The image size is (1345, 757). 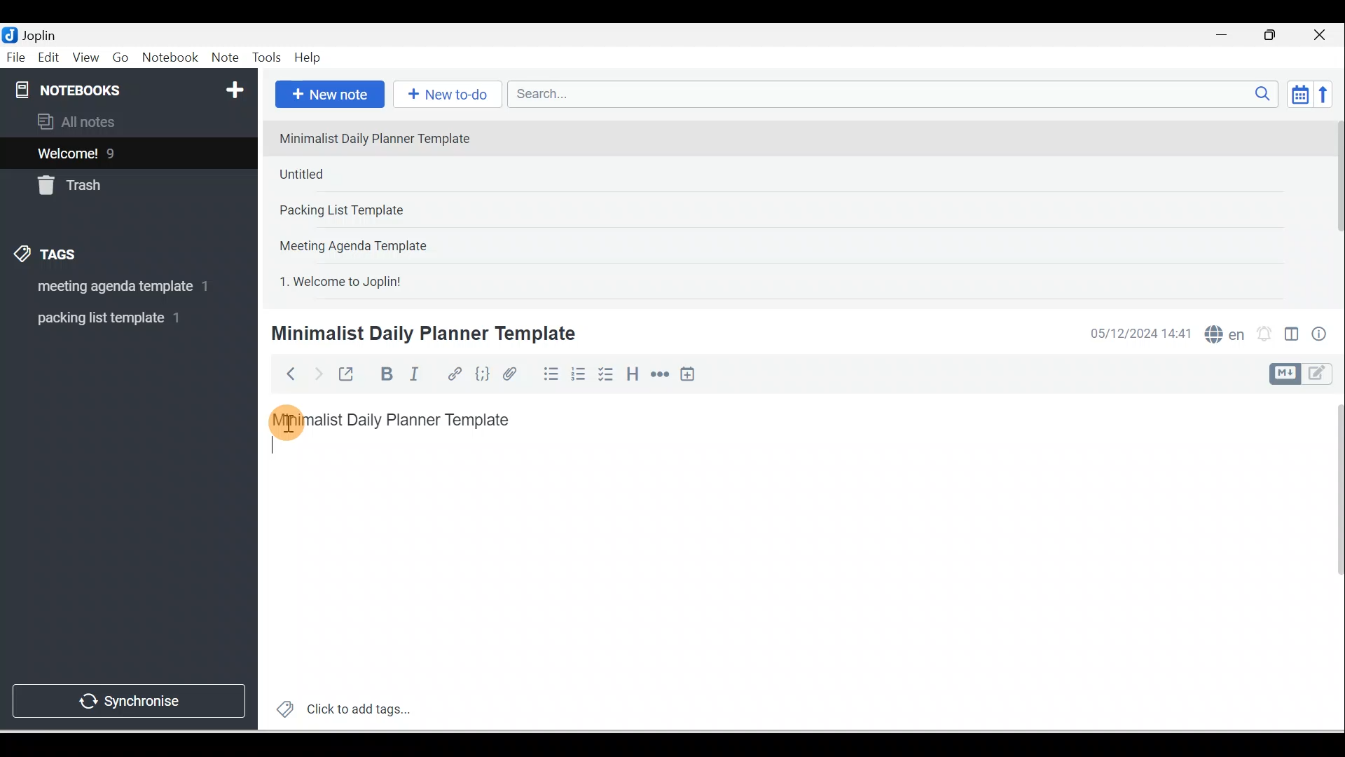 What do you see at coordinates (1222, 332) in the screenshot?
I see `Spelling` at bounding box center [1222, 332].